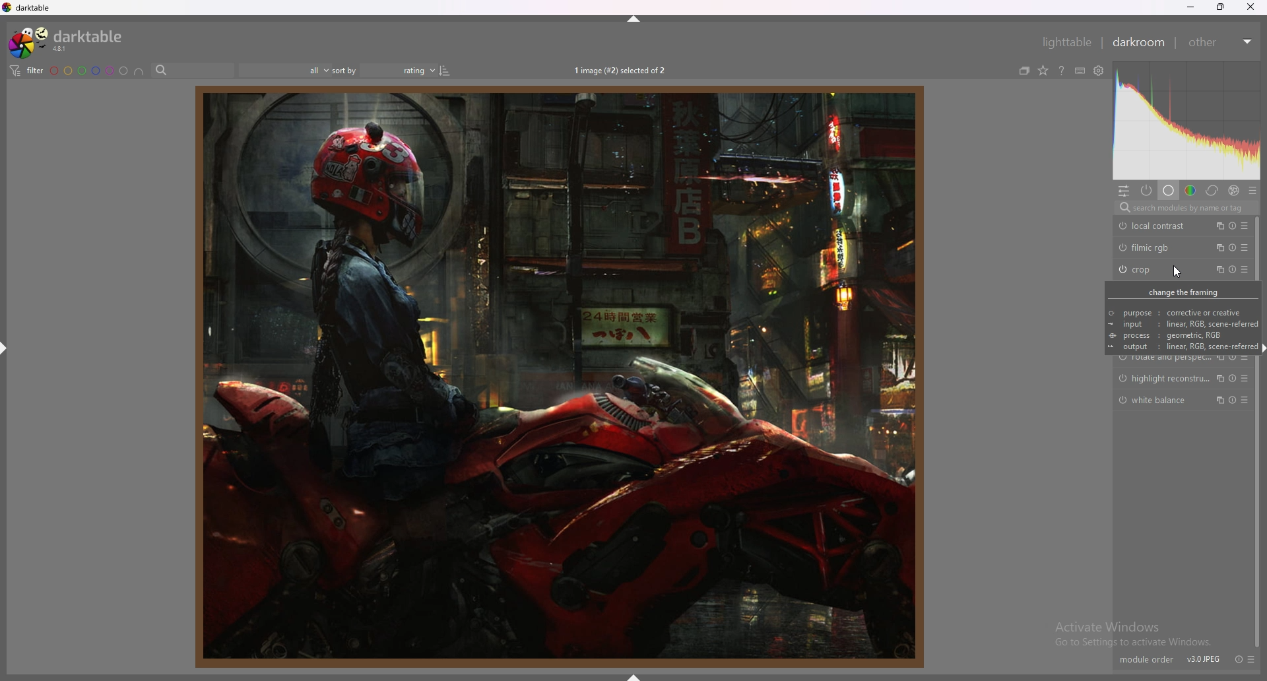 The height and width of the screenshot is (681, 1267). What do you see at coordinates (1234, 247) in the screenshot?
I see `reset` at bounding box center [1234, 247].